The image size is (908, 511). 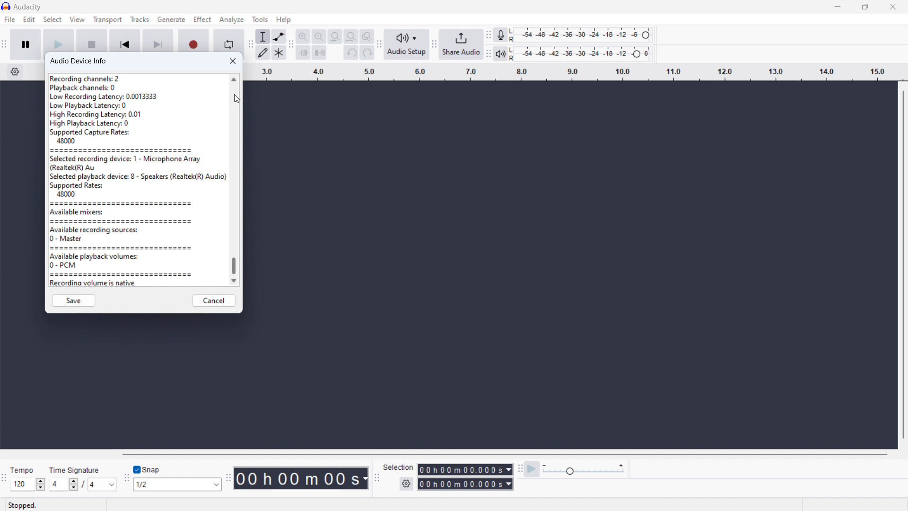 I want to click on transort toolbar, so click(x=4, y=44).